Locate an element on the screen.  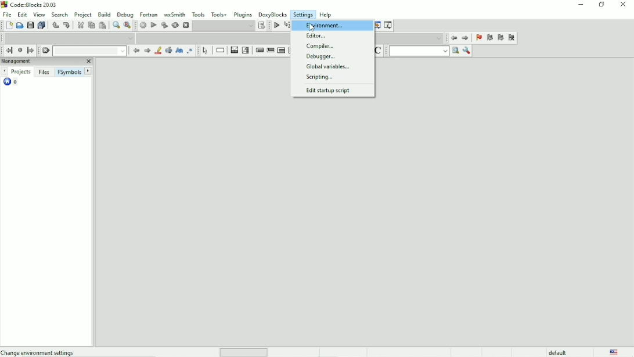
o is located at coordinates (16, 83).